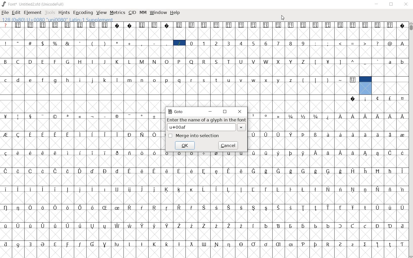  Describe the element at coordinates (224, 112) in the screenshot. I see `Maximize` at that location.